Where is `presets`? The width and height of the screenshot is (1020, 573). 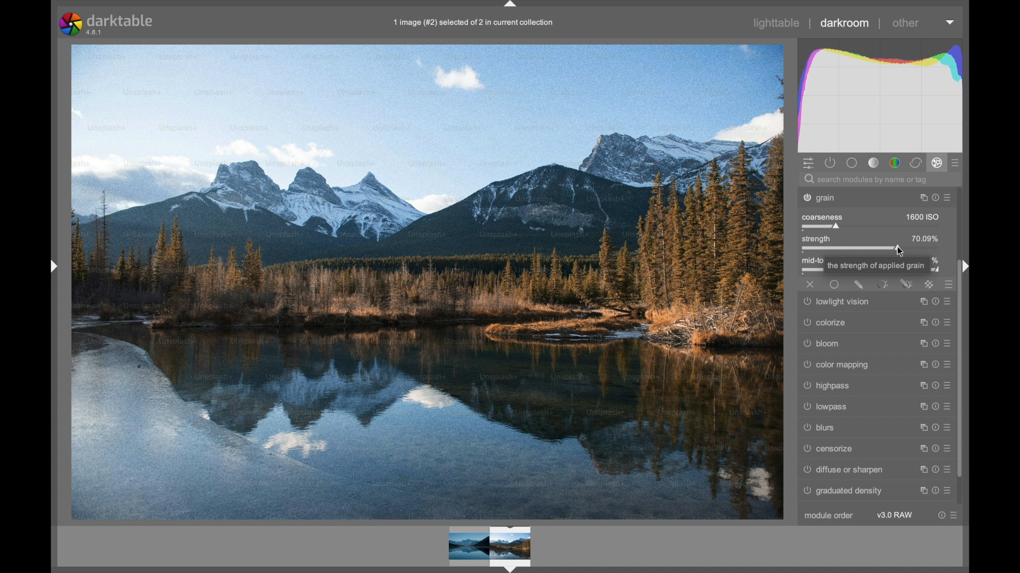 presets is located at coordinates (950, 302).